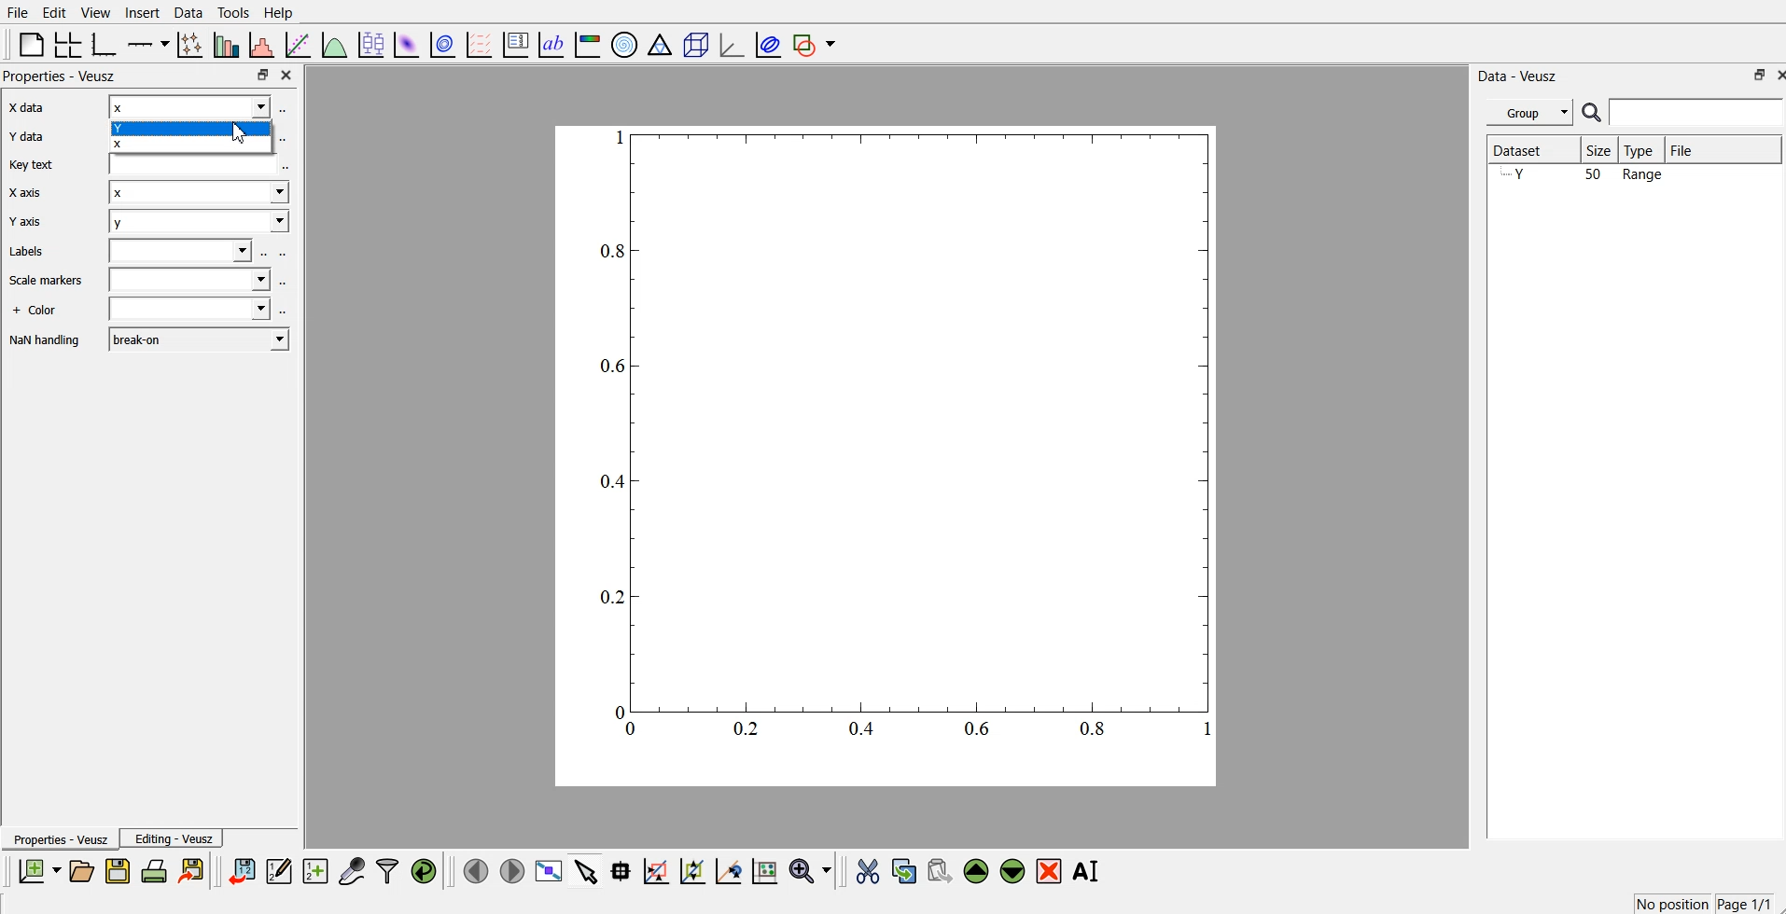 Image resolution: width=1786 pixels, height=914 pixels. What do you see at coordinates (408, 42) in the screenshot?
I see `plot 2d datasets as image` at bounding box center [408, 42].